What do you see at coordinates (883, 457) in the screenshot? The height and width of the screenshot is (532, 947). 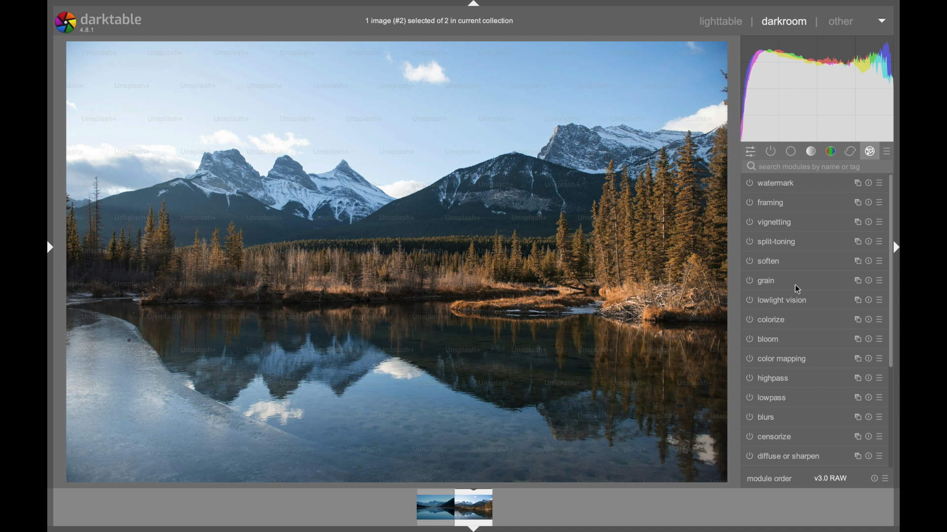 I see `presets` at bounding box center [883, 457].